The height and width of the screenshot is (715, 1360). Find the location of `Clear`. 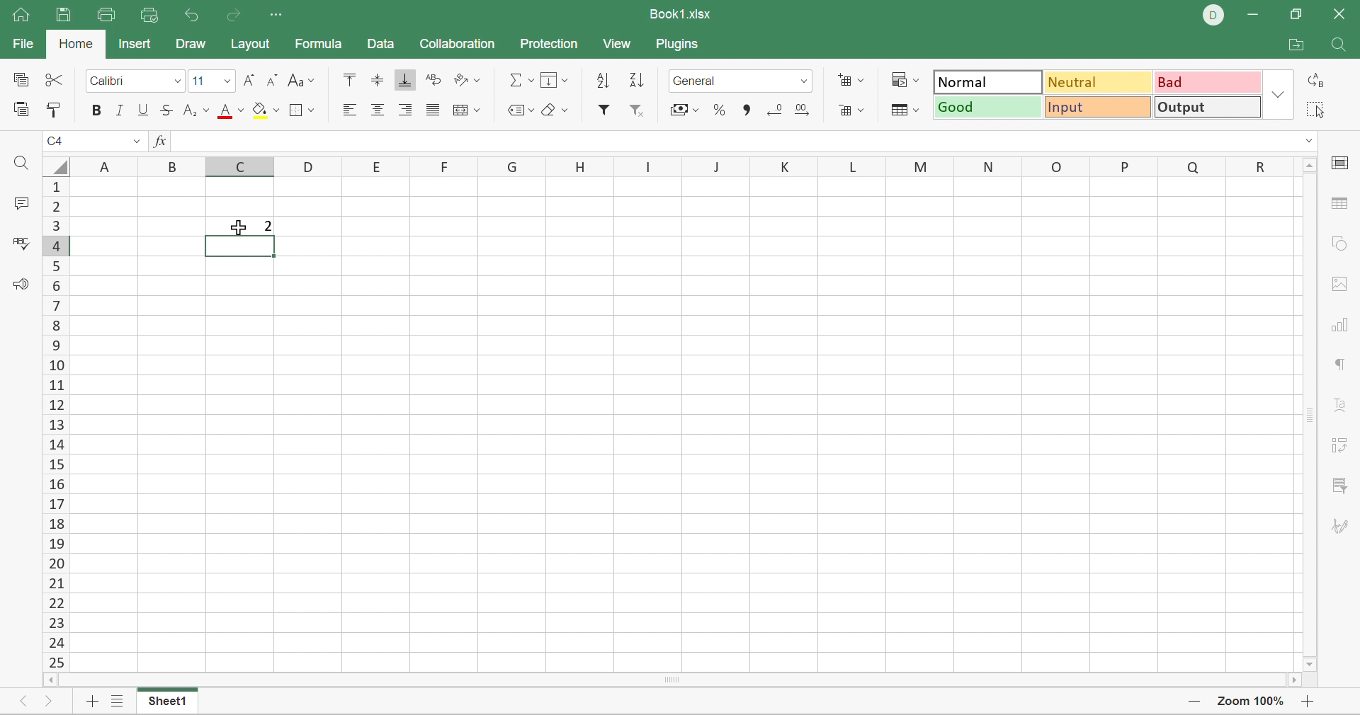

Clear is located at coordinates (553, 110).